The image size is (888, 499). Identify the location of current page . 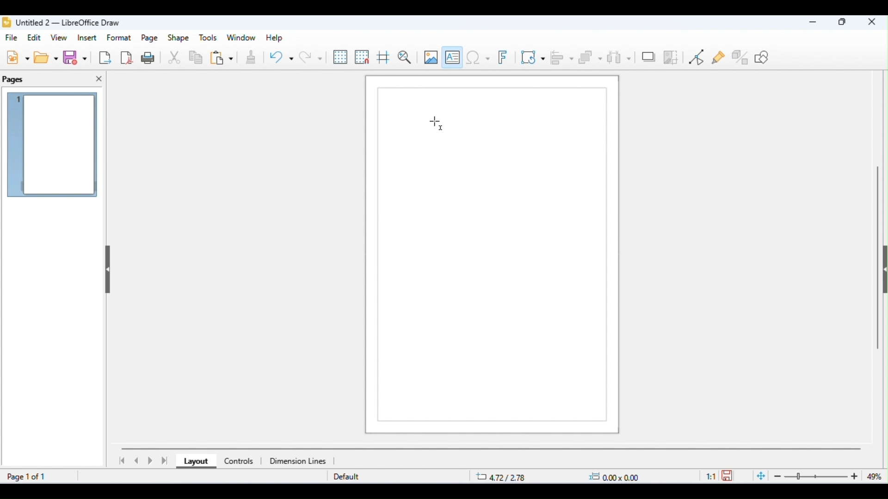
(53, 146).